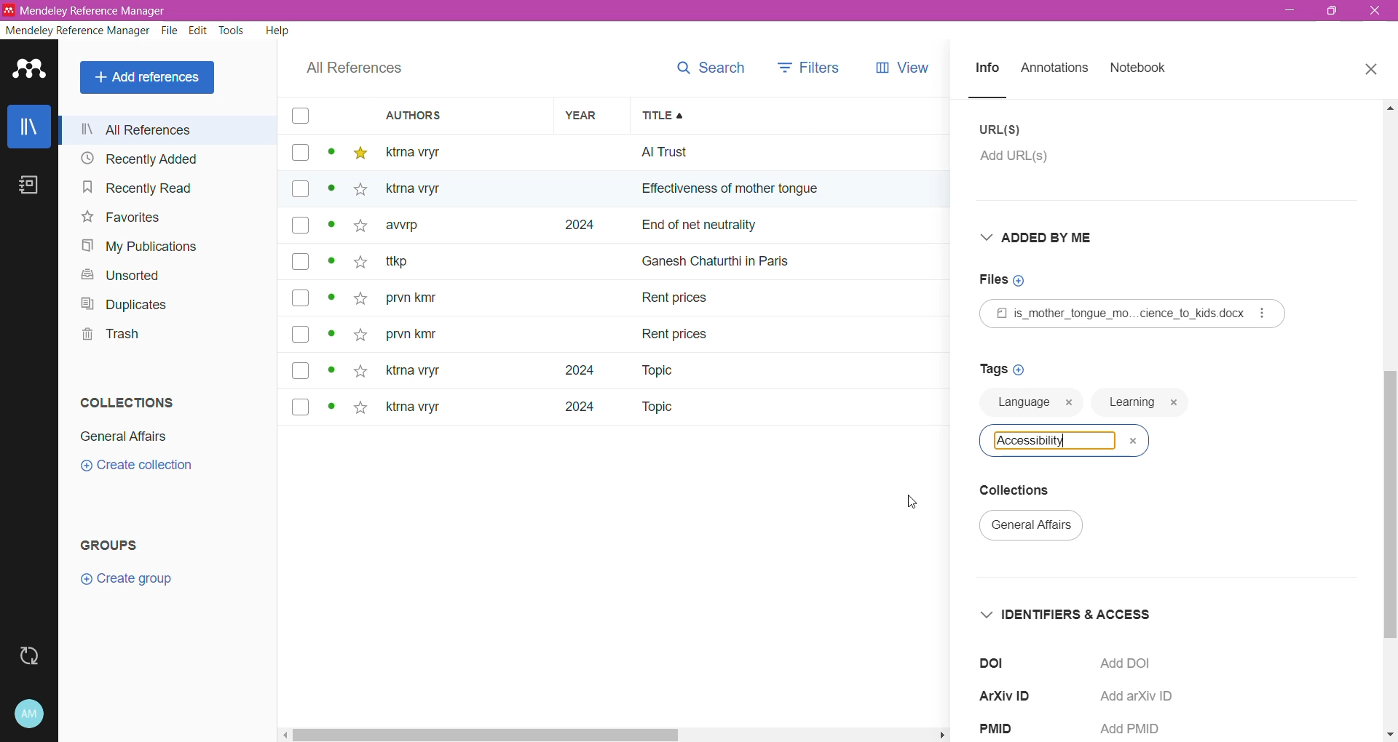 Image resolution: width=1398 pixels, height=742 pixels. I want to click on Groups, so click(112, 546).